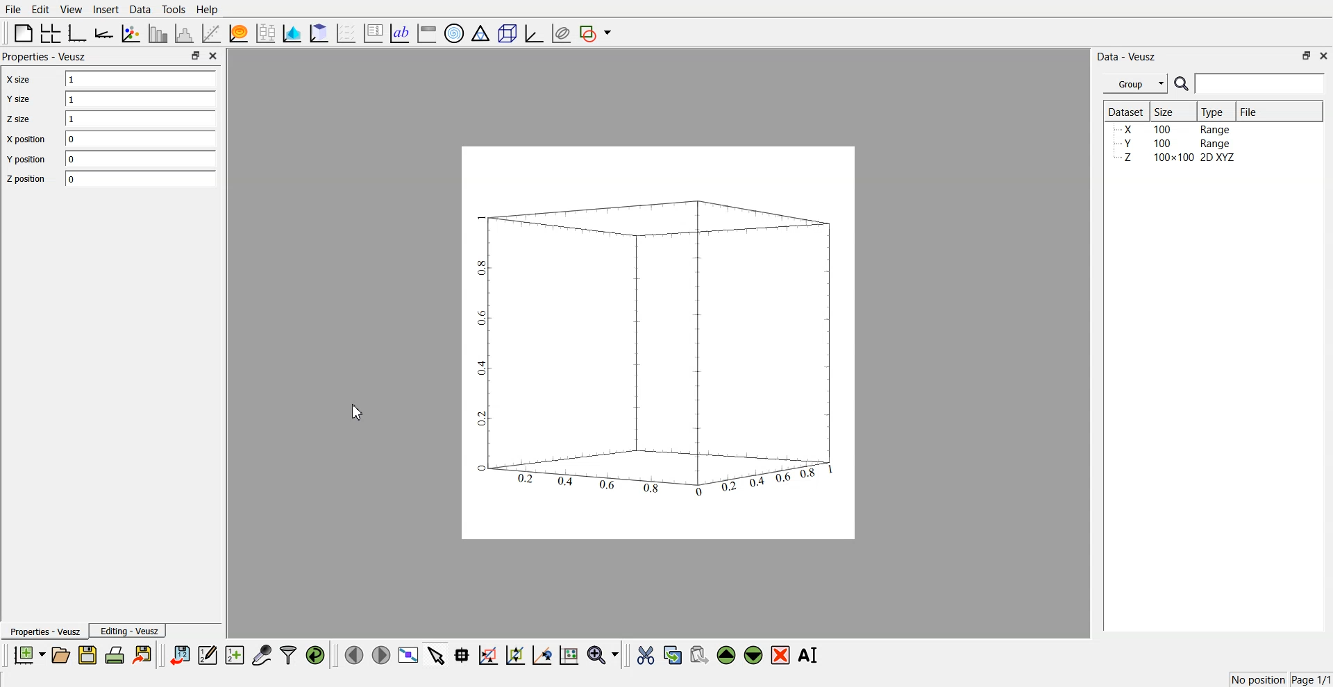 This screenshot has width=1333, height=687. I want to click on Remove the selected widget, so click(780, 656).